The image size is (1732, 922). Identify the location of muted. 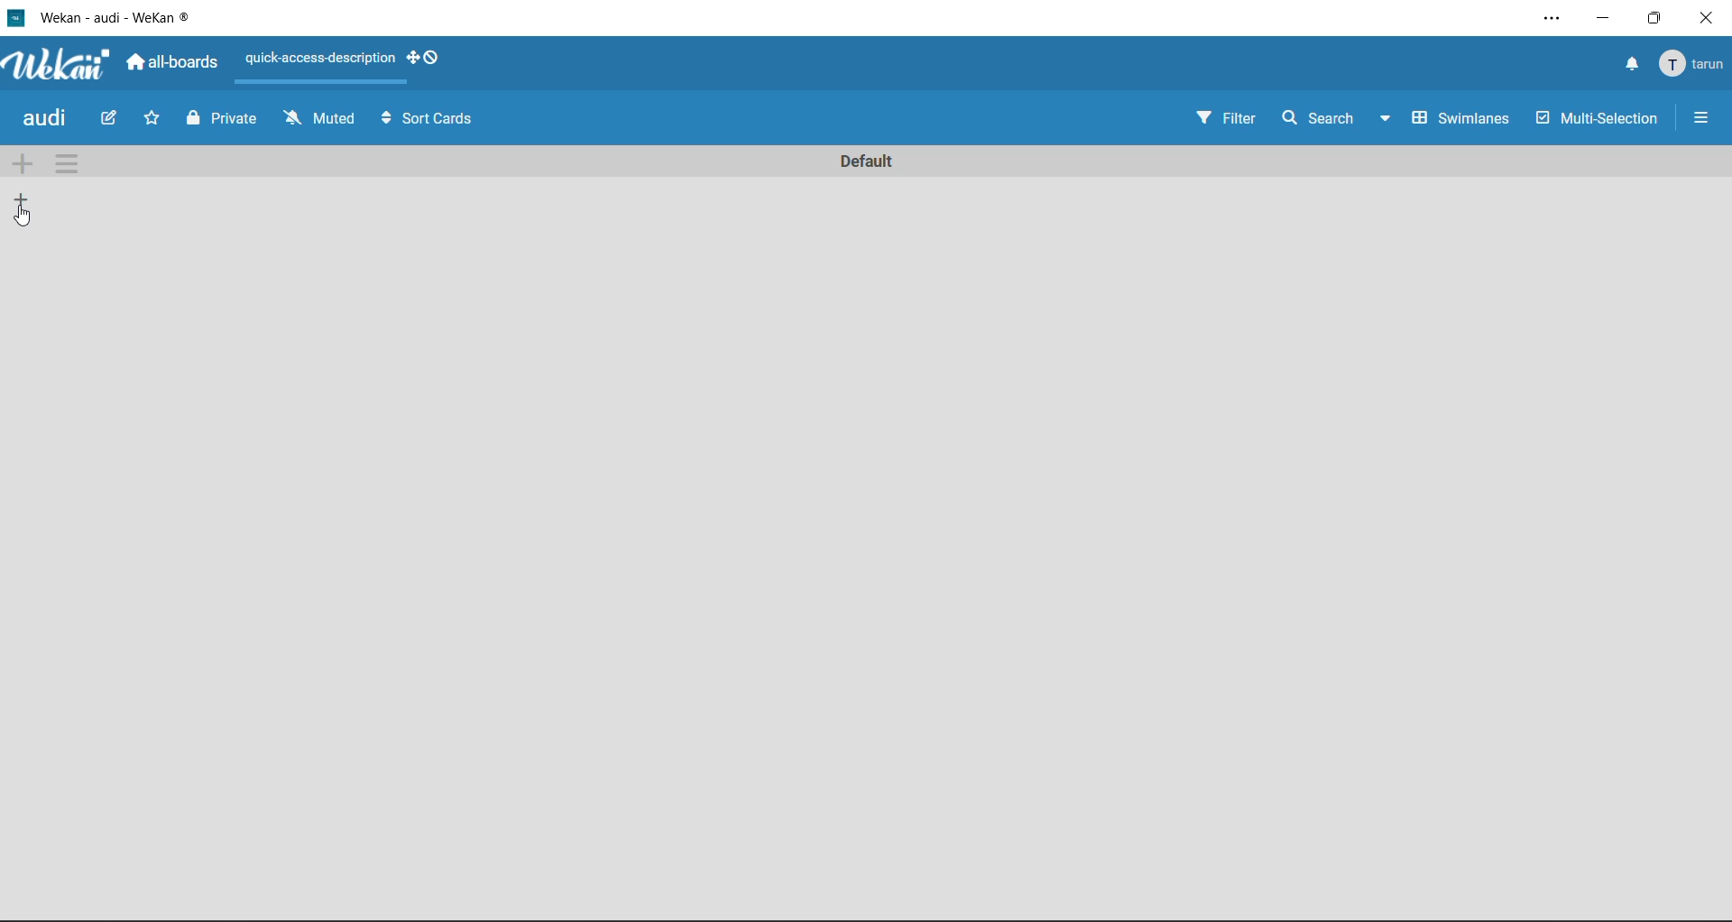
(320, 123).